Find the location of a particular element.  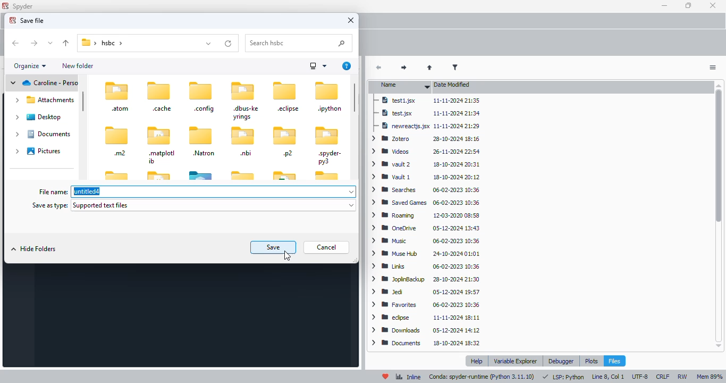

current folder is located at coordinates (132, 44).